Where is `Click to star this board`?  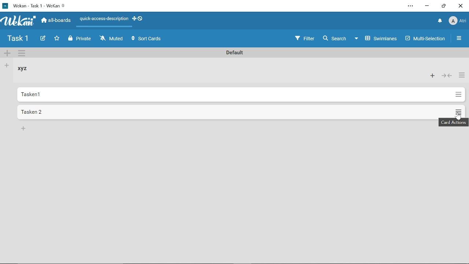
Click to star this board is located at coordinates (58, 39).